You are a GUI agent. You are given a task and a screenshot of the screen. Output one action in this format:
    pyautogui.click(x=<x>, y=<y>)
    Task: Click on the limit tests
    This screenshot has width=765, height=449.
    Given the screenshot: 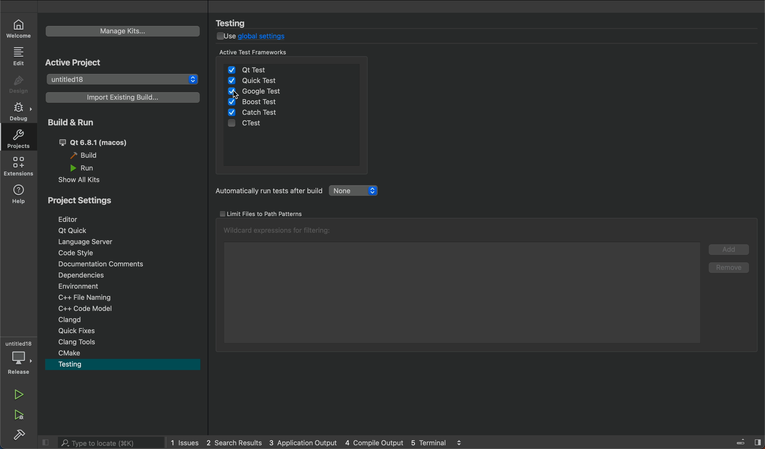 What is the action you would take?
    pyautogui.click(x=262, y=213)
    